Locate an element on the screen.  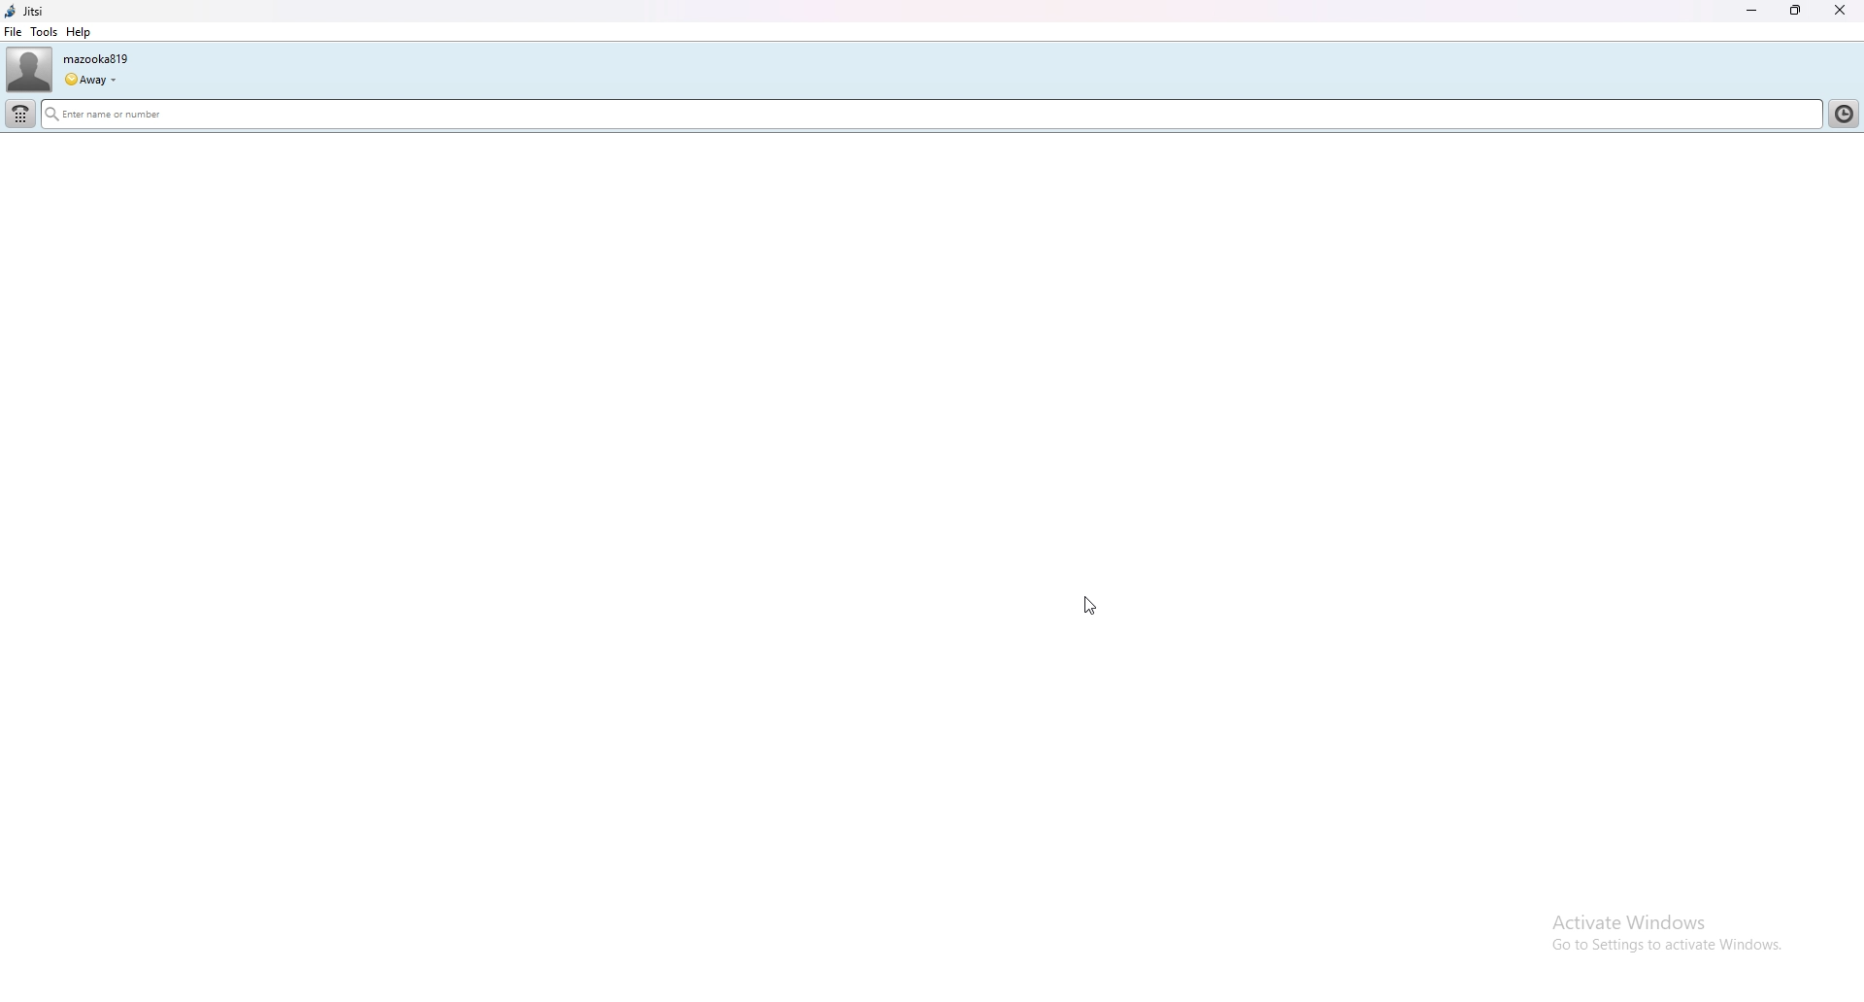
resize is located at coordinates (1798, 10).